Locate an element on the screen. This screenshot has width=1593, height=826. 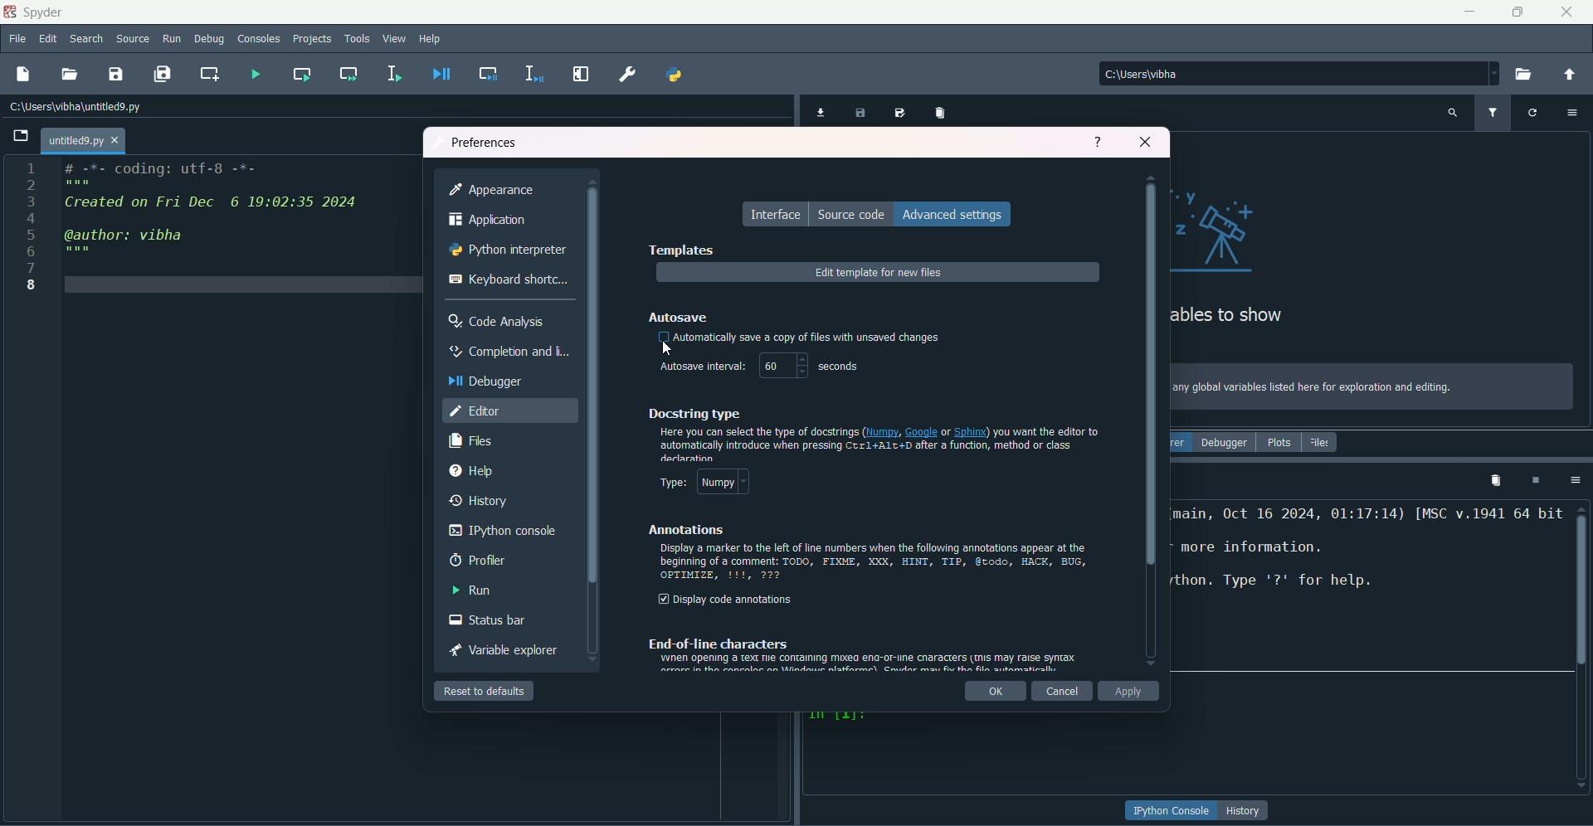
create new cell is located at coordinates (210, 73).